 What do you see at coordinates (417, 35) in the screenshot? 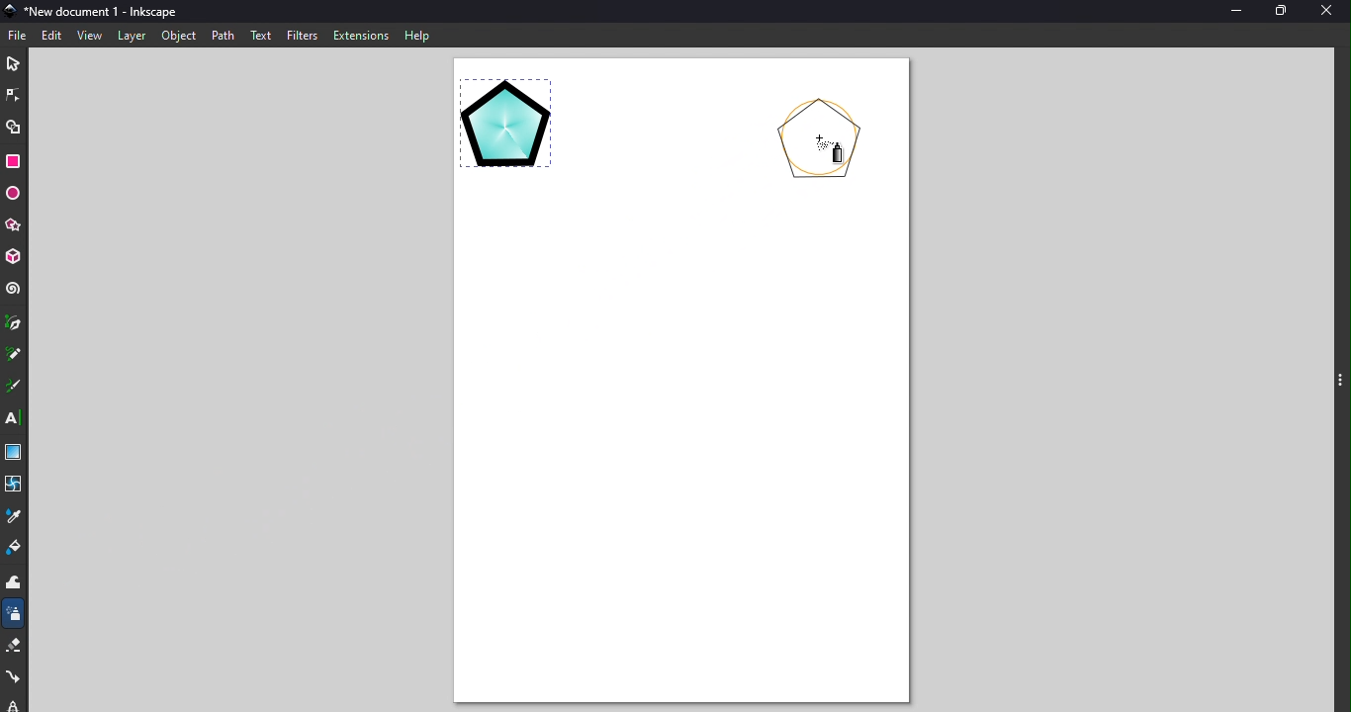
I see `Help` at bounding box center [417, 35].